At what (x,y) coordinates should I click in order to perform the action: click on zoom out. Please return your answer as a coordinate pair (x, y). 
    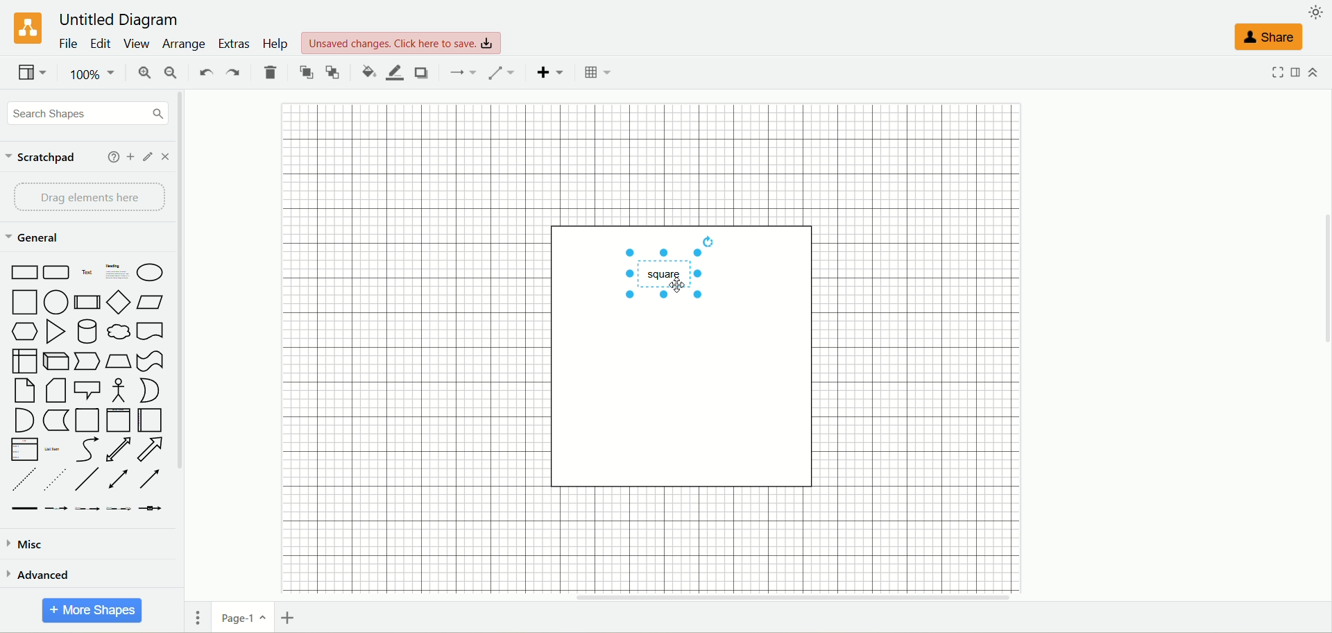
    Looking at the image, I should click on (173, 72).